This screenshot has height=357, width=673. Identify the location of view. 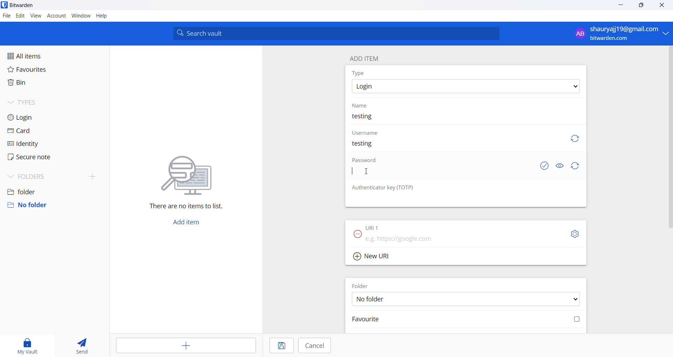
(35, 16).